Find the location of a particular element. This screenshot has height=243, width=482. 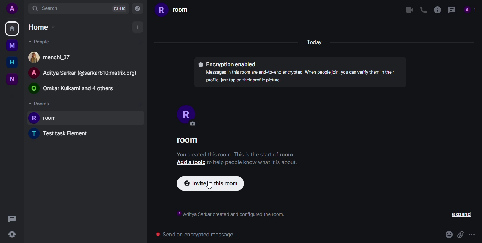

video call is located at coordinates (408, 10).